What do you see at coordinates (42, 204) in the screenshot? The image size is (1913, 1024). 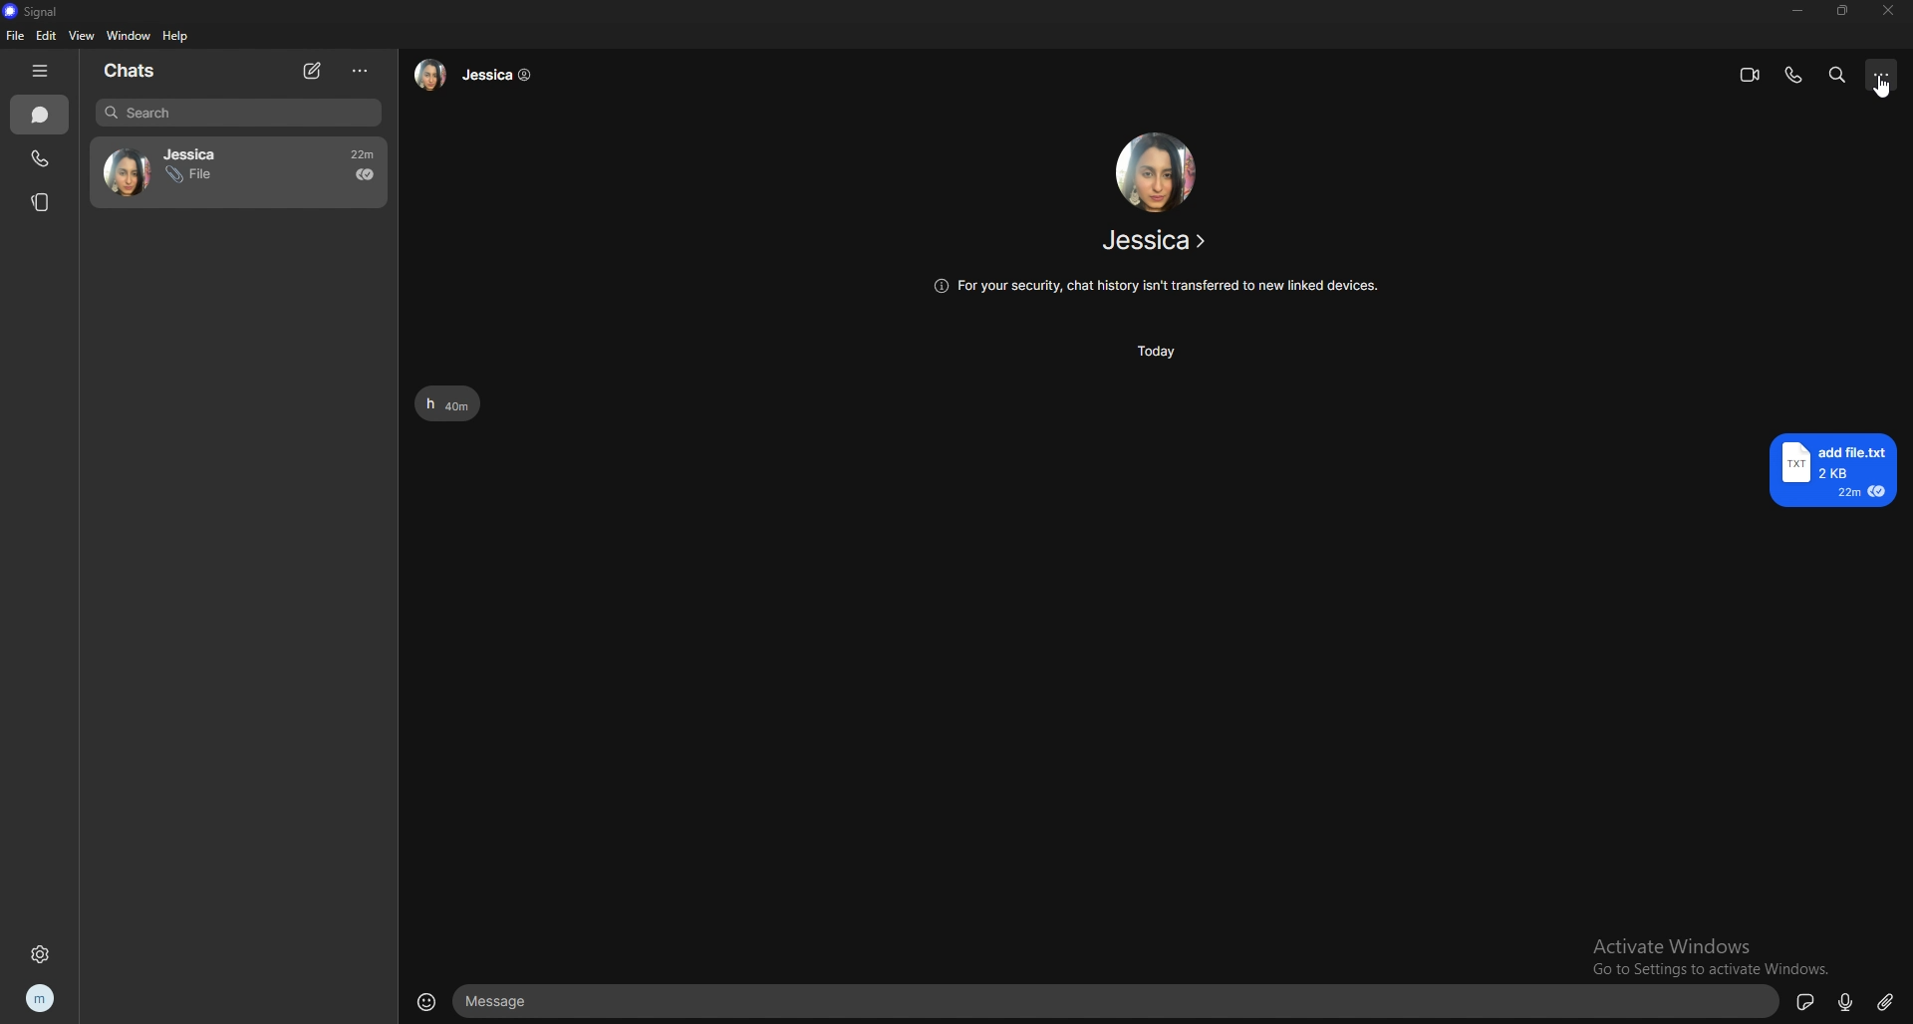 I see `stories` at bounding box center [42, 204].